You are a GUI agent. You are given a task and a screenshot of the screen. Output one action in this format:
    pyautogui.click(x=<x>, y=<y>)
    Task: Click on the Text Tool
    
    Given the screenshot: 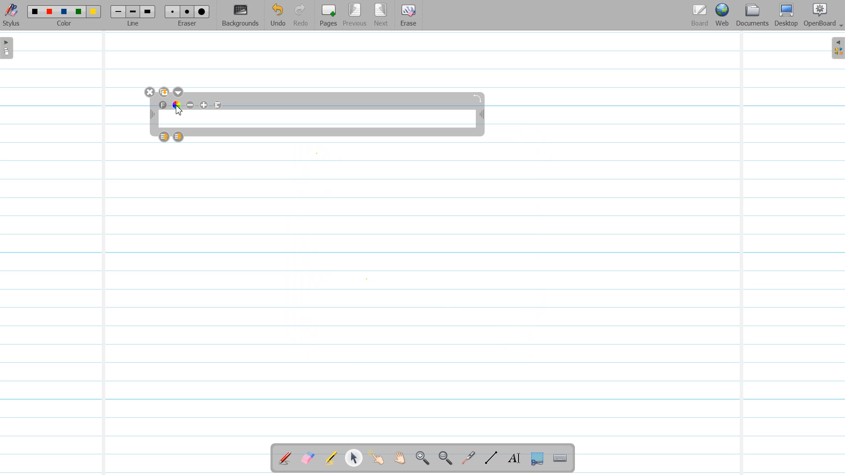 What is the action you would take?
    pyautogui.click(x=512, y=458)
    